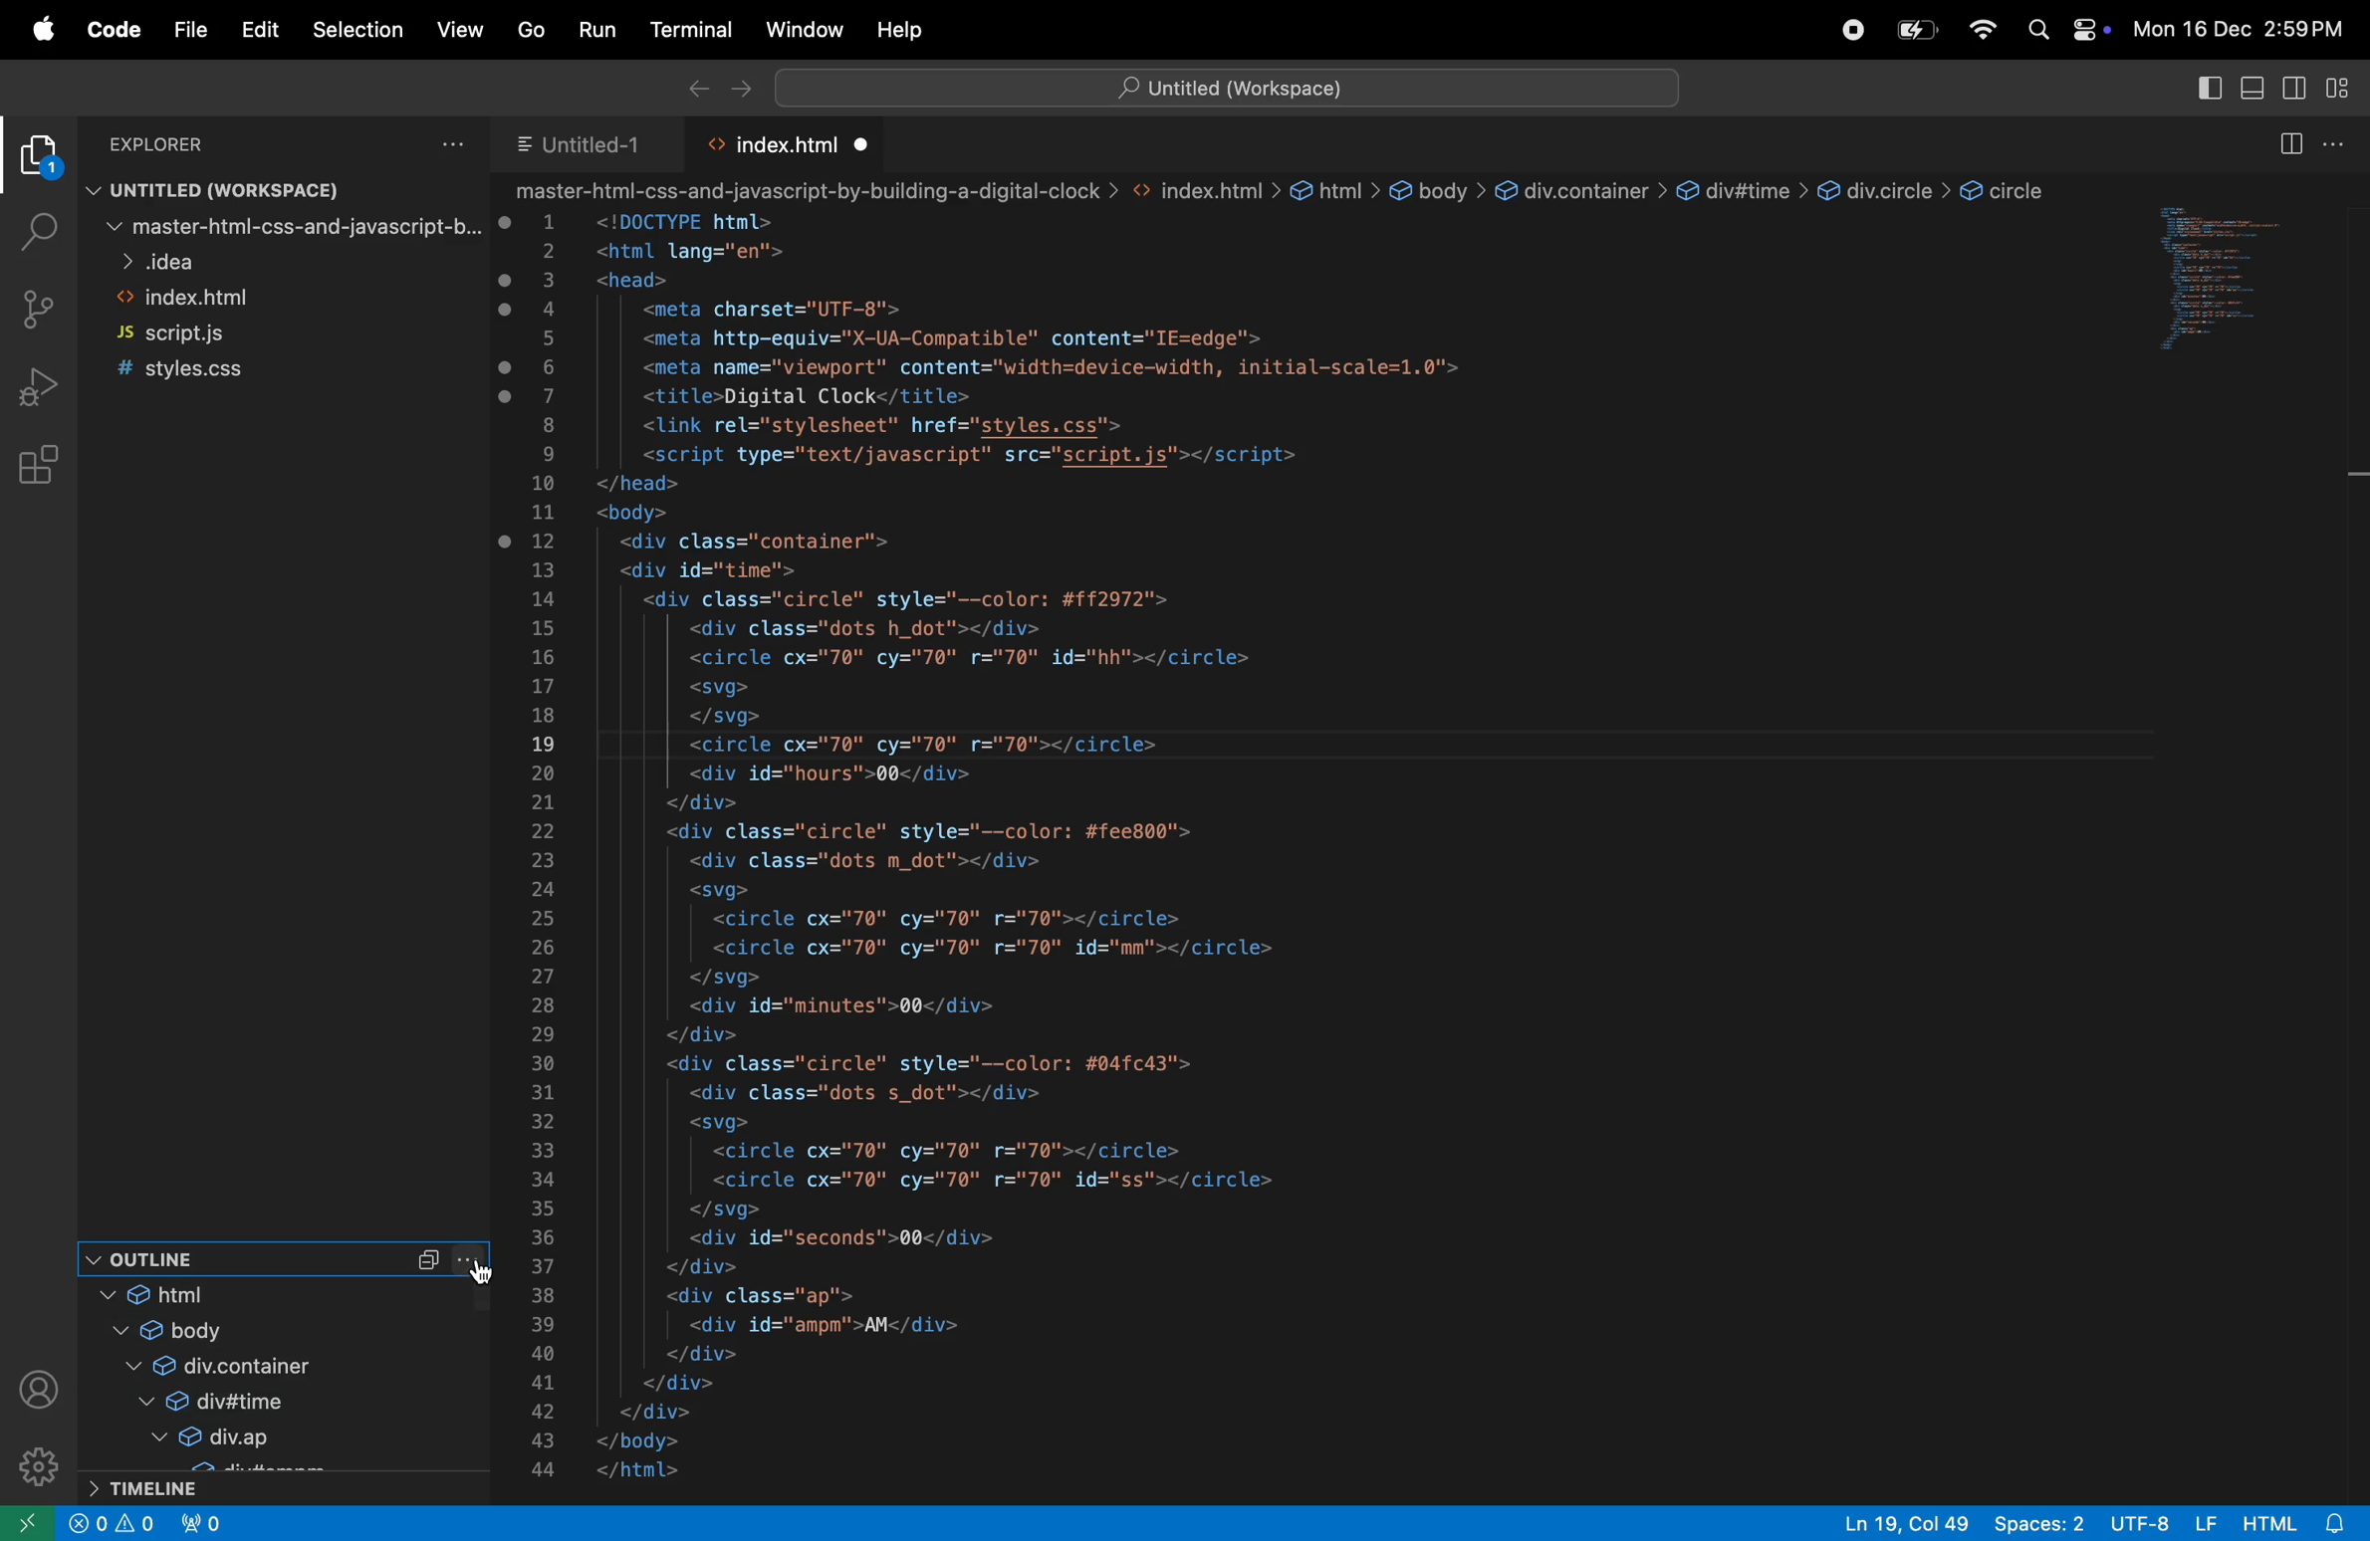 The image size is (2370, 1541). What do you see at coordinates (1984, 32) in the screenshot?
I see `wifi` at bounding box center [1984, 32].